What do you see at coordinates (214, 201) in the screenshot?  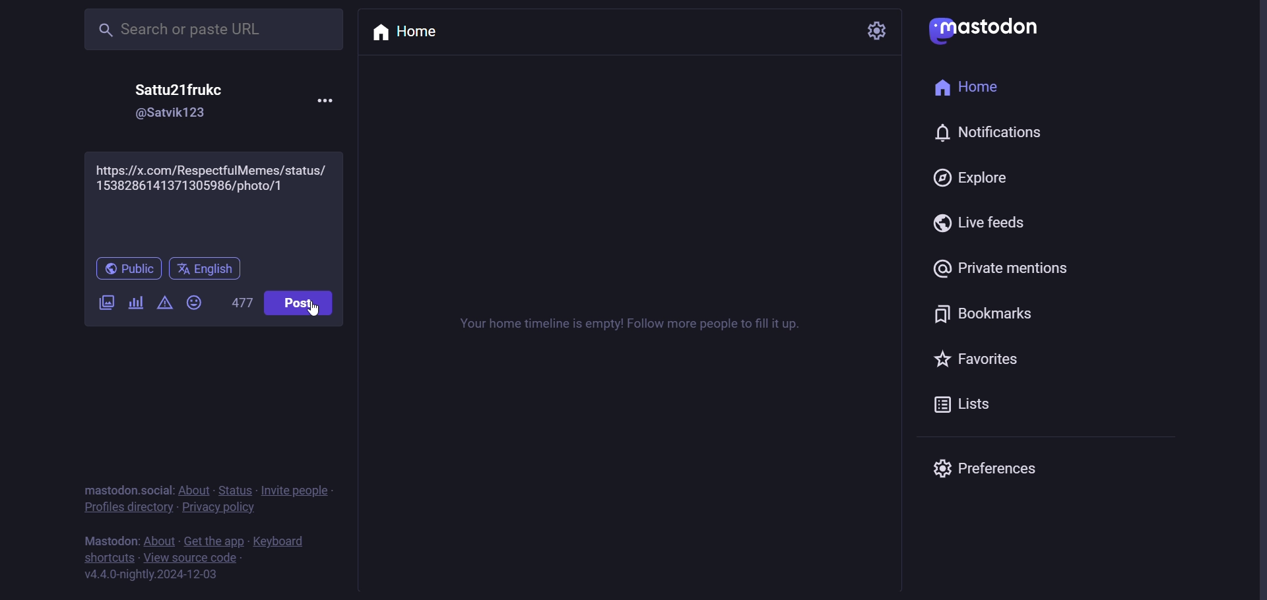 I see `https://x.com/RespectfulMemes/status/
1538286141371305986/photo/1` at bounding box center [214, 201].